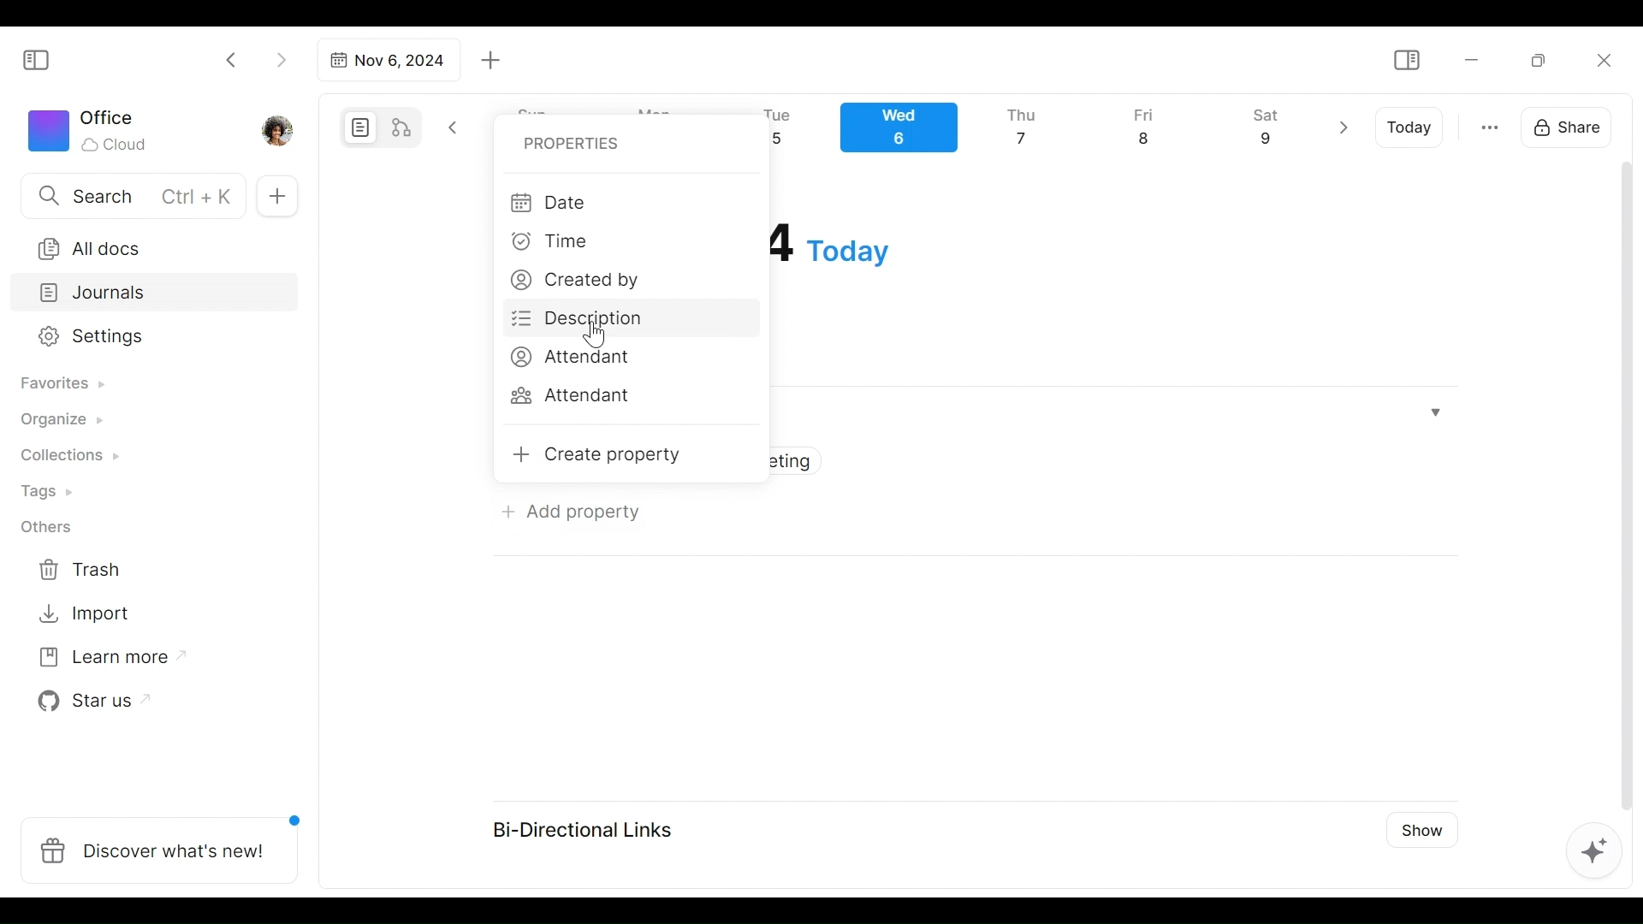 The height and width of the screenshot is (924, 1643). I want to click on Add new , so click(276, 197).